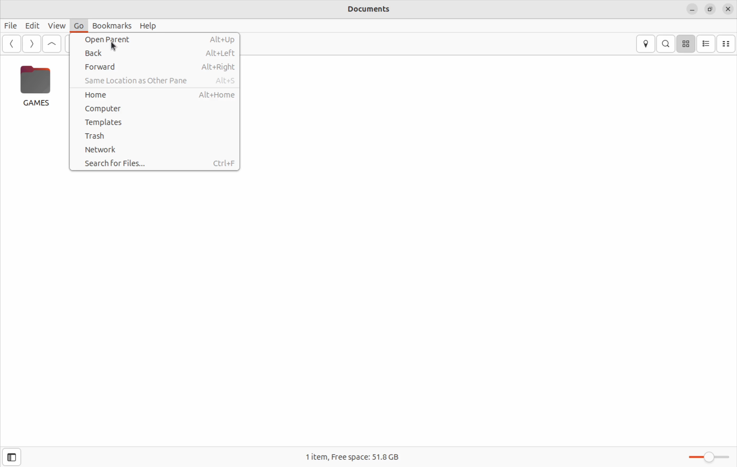 This screenshot has height=467, width=737. What do you see at coordinates (707, 43) in the screenshot?
I see `list view` at bounding box center [707, 43].